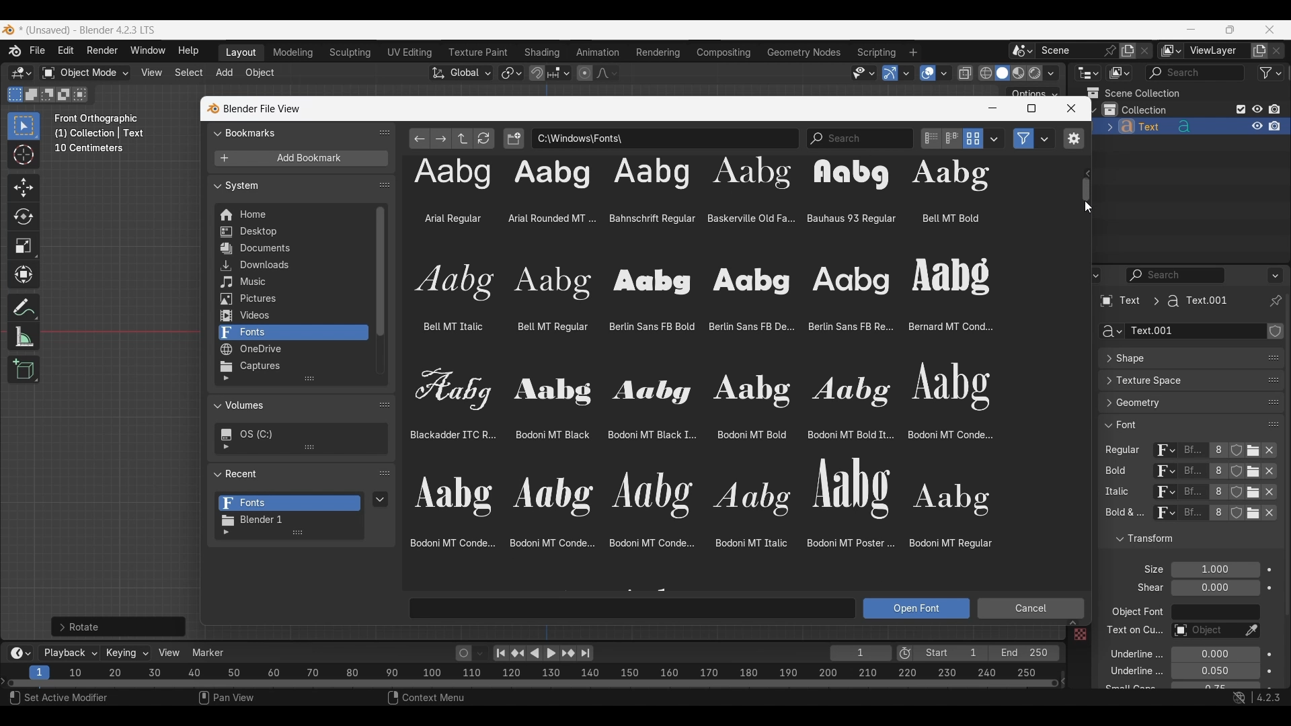 The height and width of the screenshot is (726, 1291). What do you see at coordinates (1133, 93) in the screenshot?
I see `Scene collection` at bounding box center [1133, 93].